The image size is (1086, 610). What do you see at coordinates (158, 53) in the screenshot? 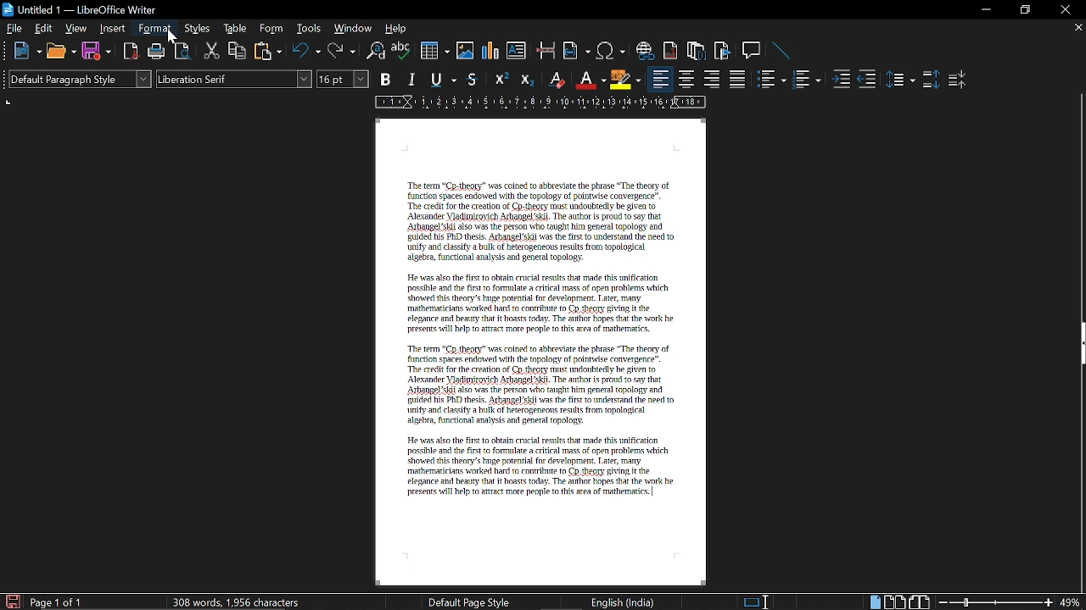
I see `Print` at bounding box center [158, 53].